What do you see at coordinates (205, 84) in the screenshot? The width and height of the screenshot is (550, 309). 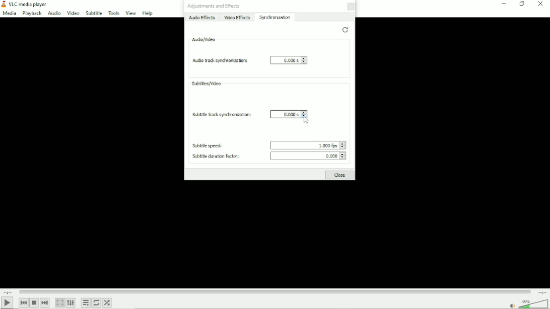 I see `Subtitles/video` at bounding box center [205, 84].